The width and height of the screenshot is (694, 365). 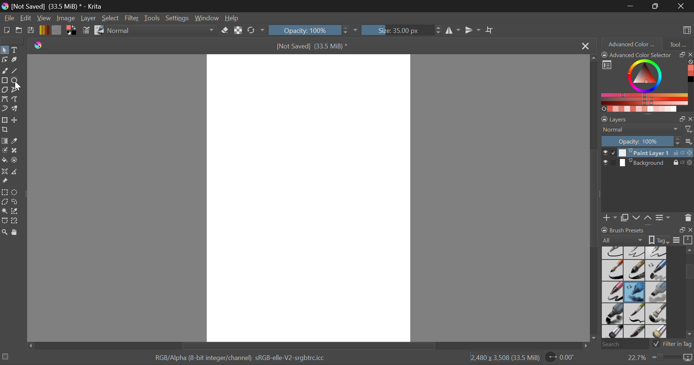 I want to click on Zoom 22.7%, so click(x=657, y=358).